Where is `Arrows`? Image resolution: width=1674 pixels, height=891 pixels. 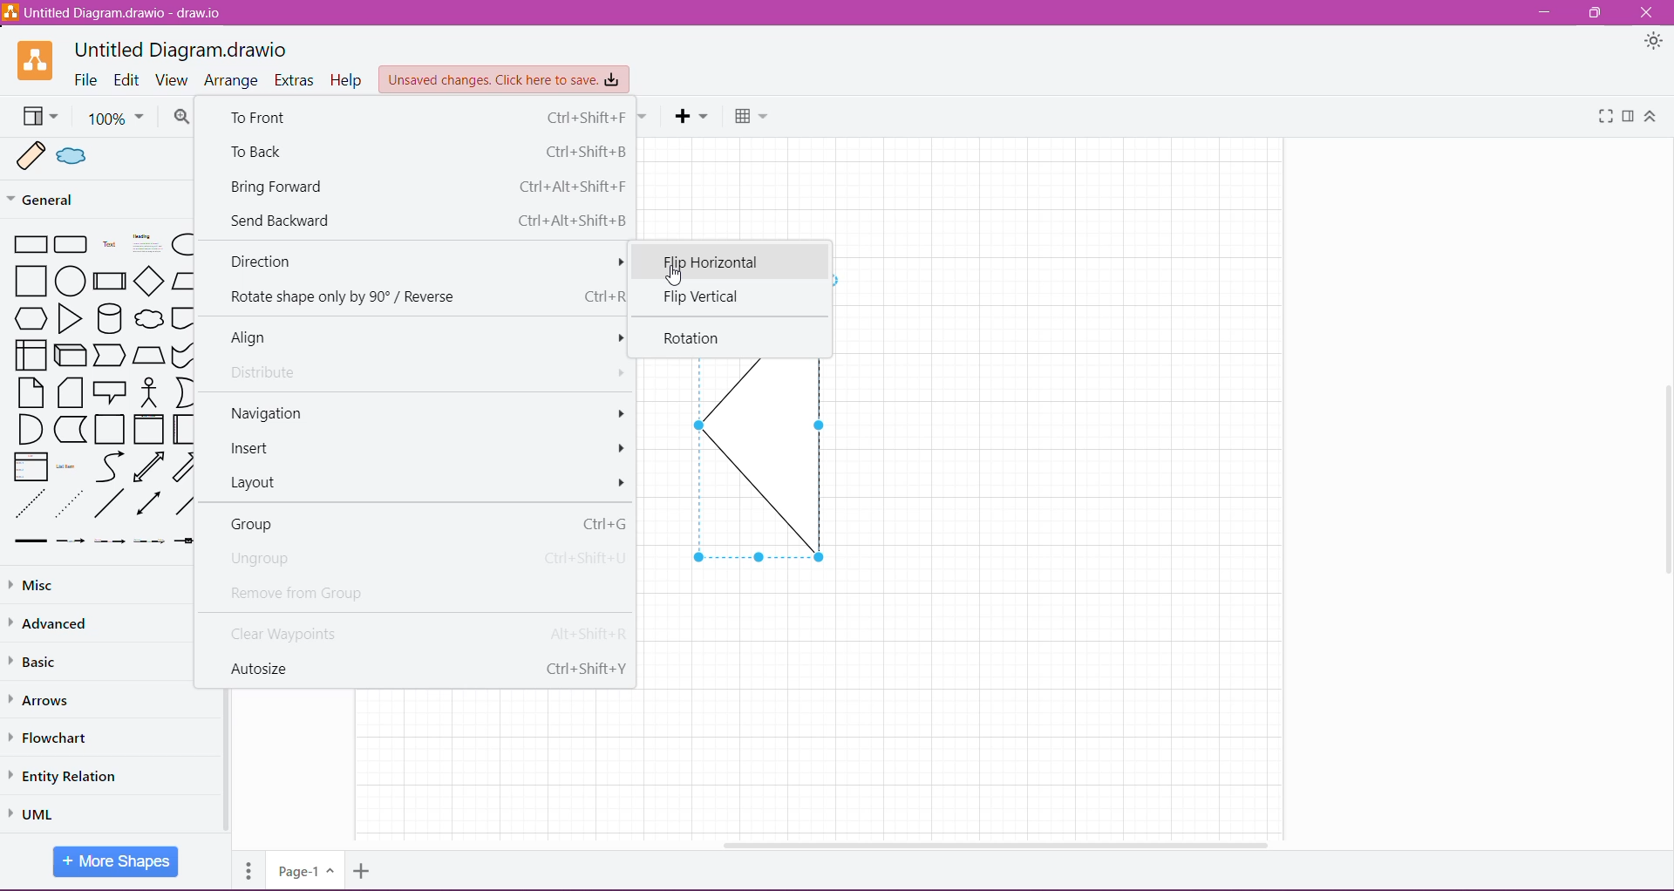
Arrows is located at coordinates (48, 701).